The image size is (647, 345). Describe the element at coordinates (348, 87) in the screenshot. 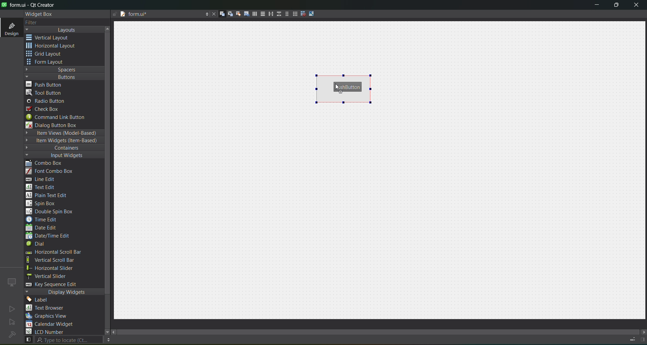

I see `push button` at that location.